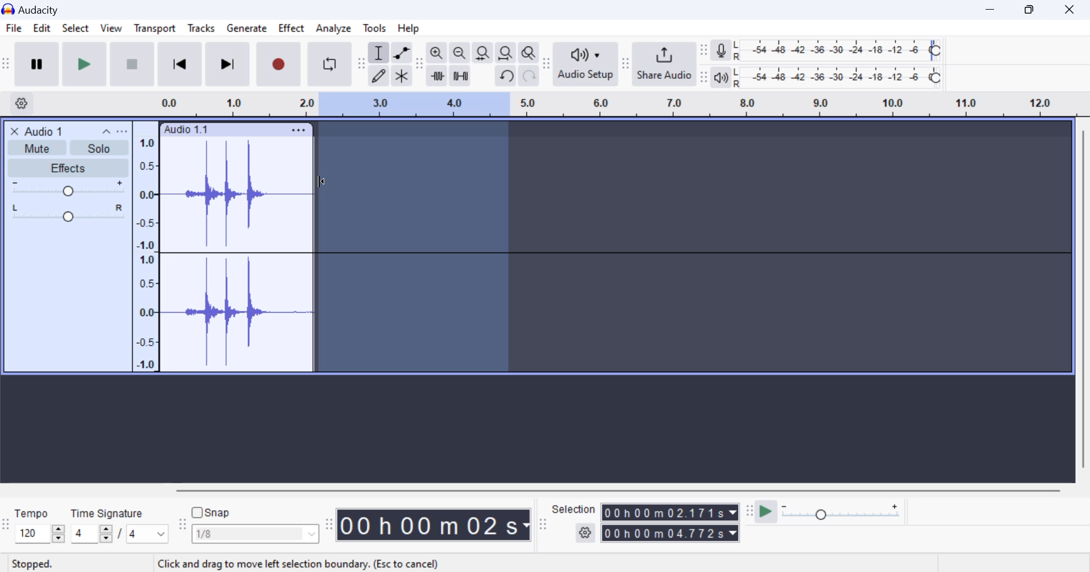 This screenshot has height=572, width=1090. Describe the element at coordinates (705, 64) in the screenshot. I see `Change position of respective level` at that location.